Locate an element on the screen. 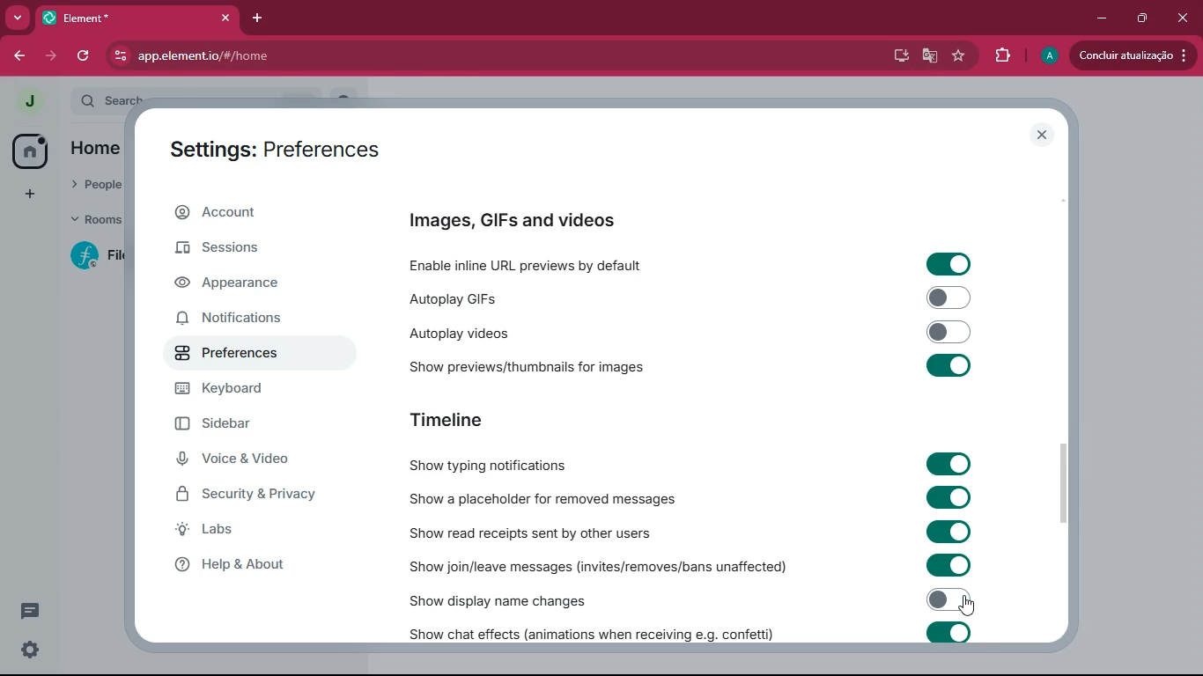 This screenshot has height=676, width=1203. security & privacy is located at coordinates (249, 495).